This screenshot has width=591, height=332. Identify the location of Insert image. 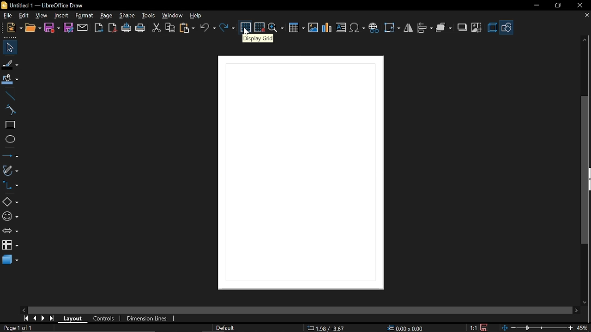
(313, 28).